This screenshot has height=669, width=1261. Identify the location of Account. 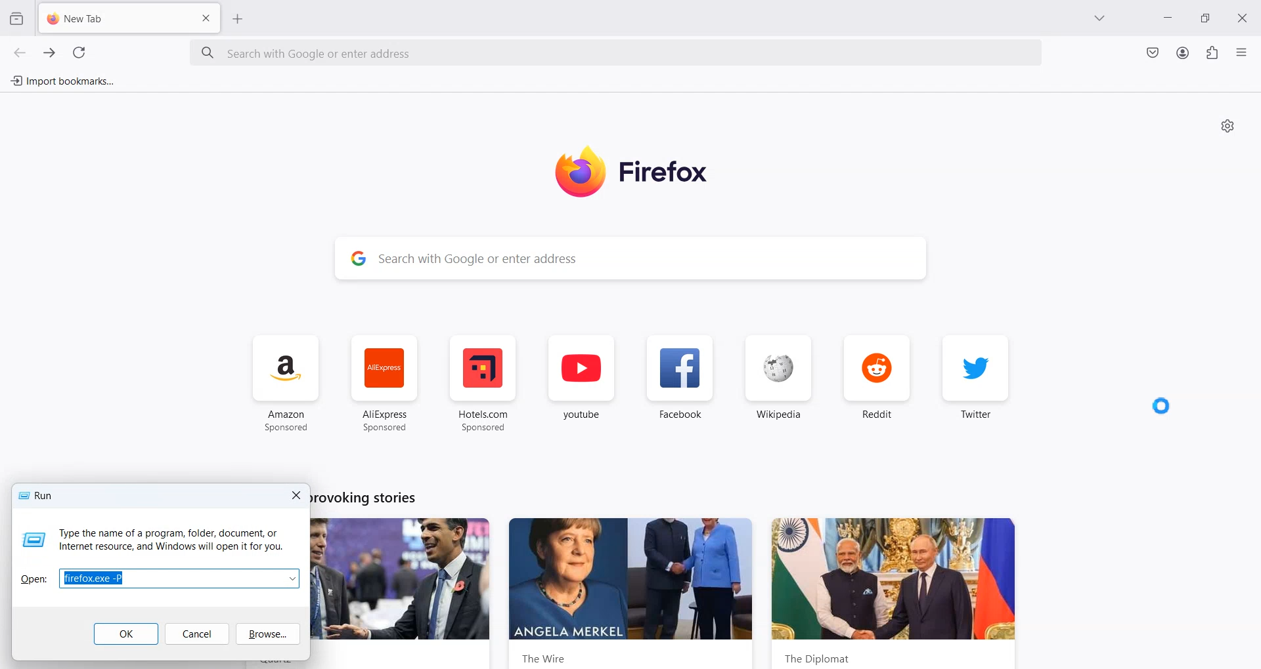
(1183, 52).